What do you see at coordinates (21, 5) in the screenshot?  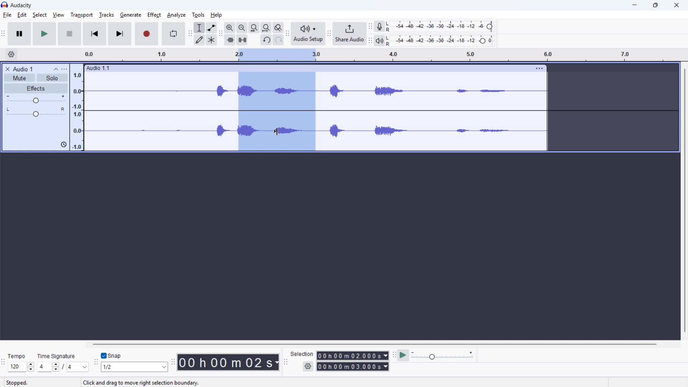 I see `audacity` at bounding box center [21, 5].